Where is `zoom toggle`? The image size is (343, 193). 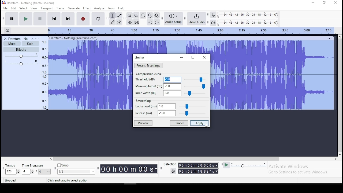 zoom toggle is located at coordinates (156, 15).